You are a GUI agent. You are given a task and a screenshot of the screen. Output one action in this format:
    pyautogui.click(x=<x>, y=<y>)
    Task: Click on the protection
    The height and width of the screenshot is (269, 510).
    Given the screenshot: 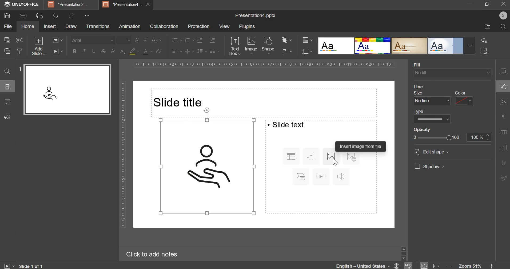 What is the action you would take?
    pyautogui.click(x=199, y=26)
    